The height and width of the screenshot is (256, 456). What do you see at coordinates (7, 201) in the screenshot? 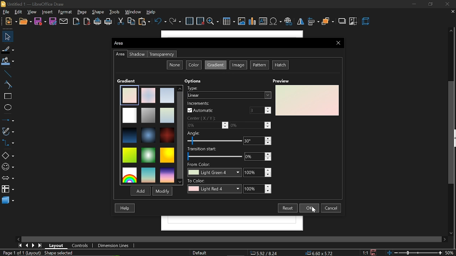
I see `3d shapes` at bounding box center [7, 201].